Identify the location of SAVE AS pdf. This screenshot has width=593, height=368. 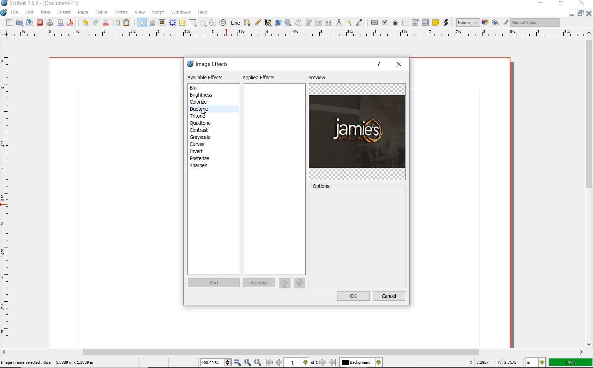
(71, 23).